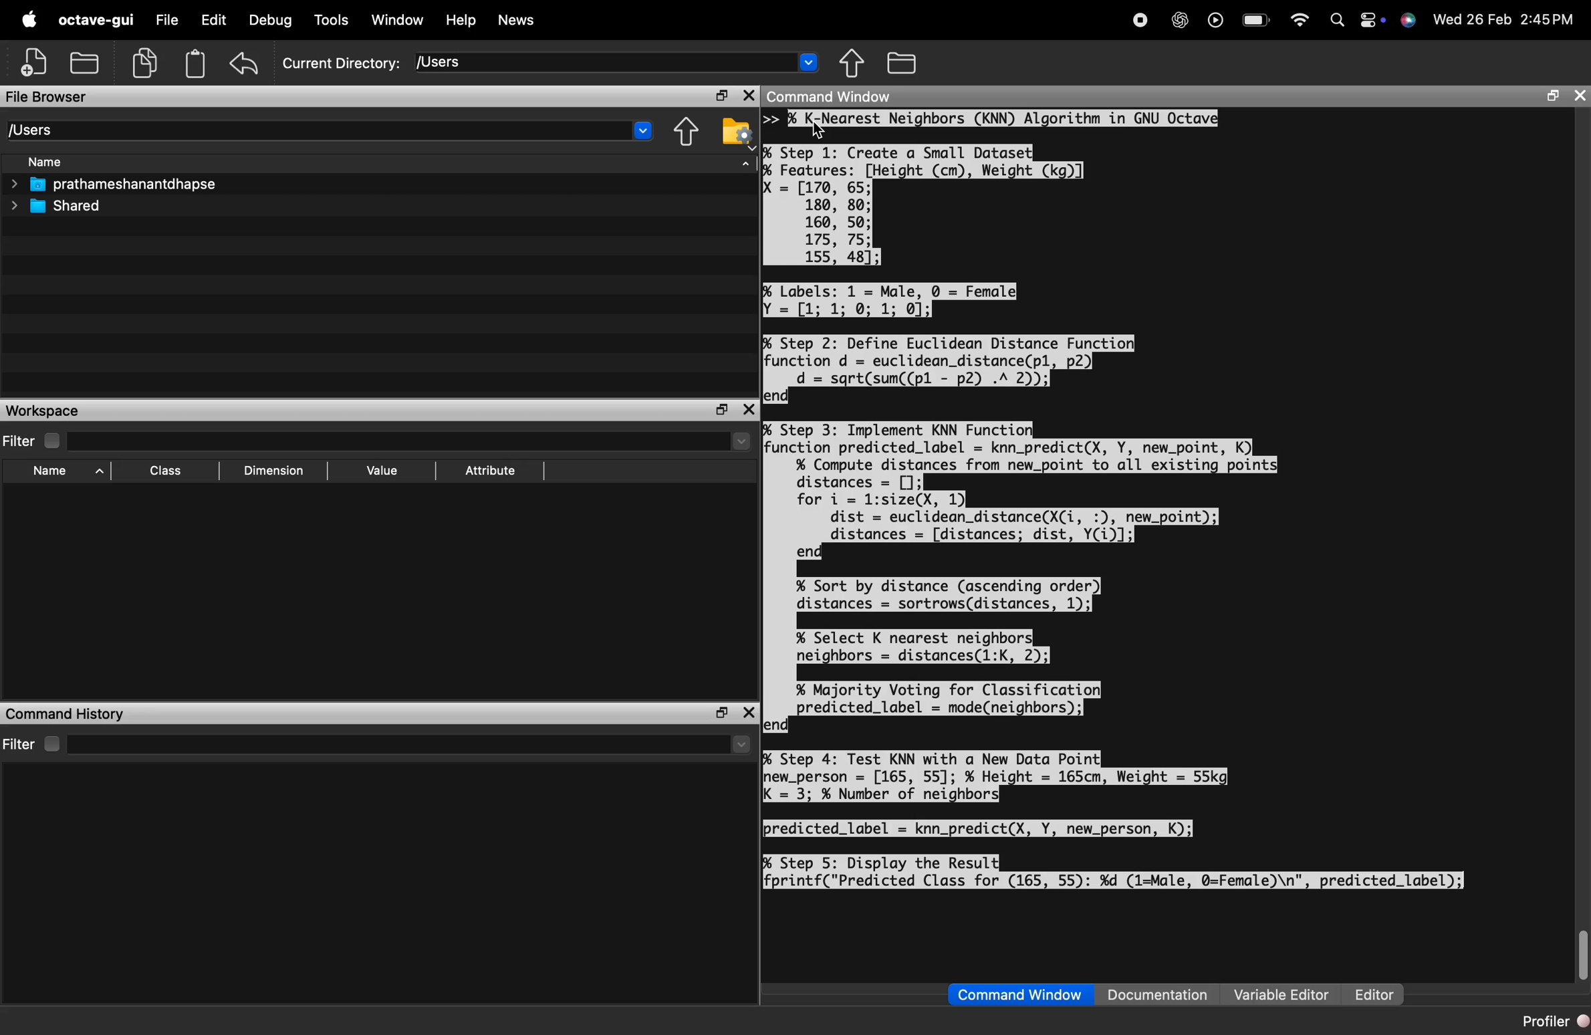 The width and height of the screenshot is (1591, 1035). I want to click on cursor, so click(816, 134).